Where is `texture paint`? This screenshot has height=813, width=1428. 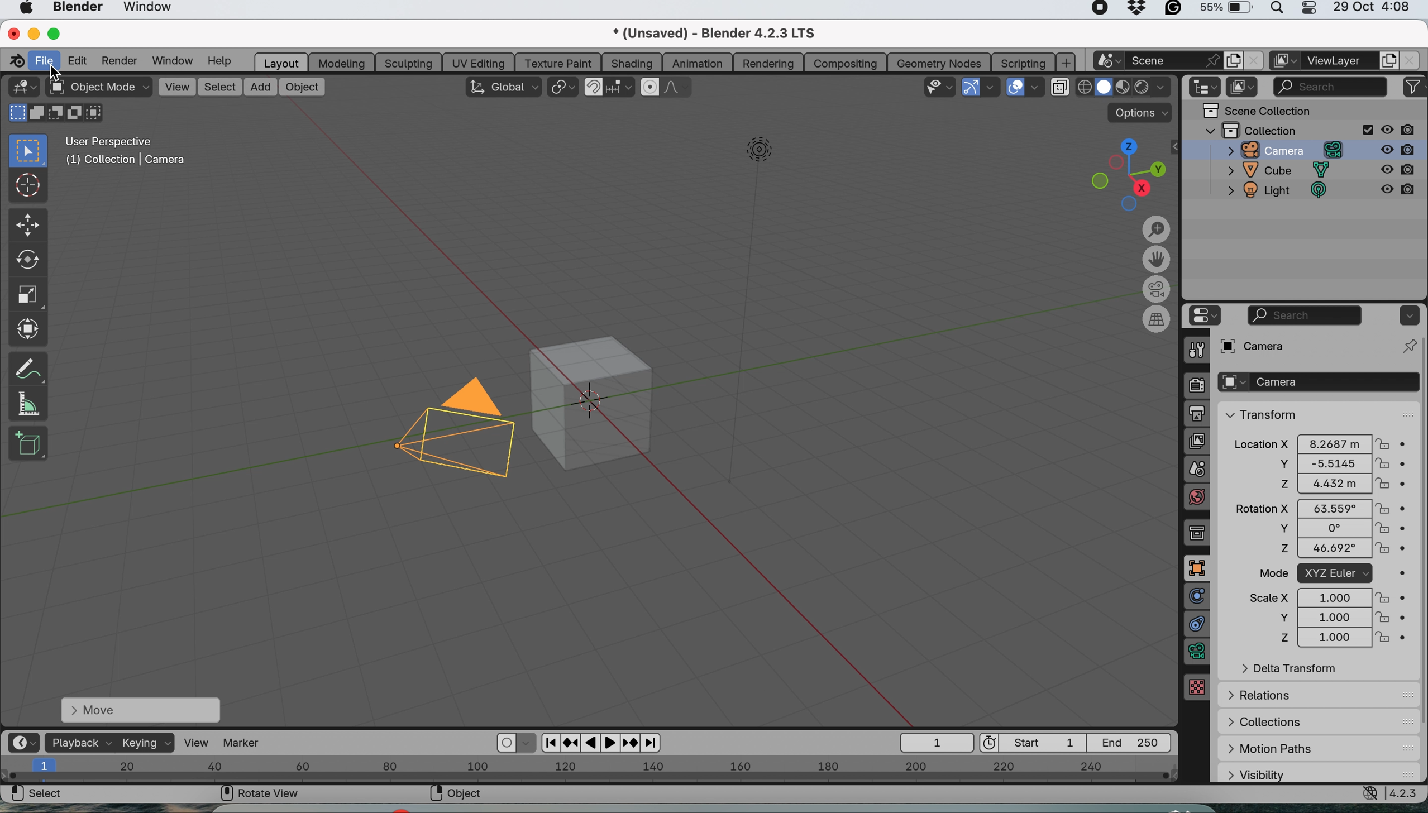 texture paint is located at coordinates (560, 62).